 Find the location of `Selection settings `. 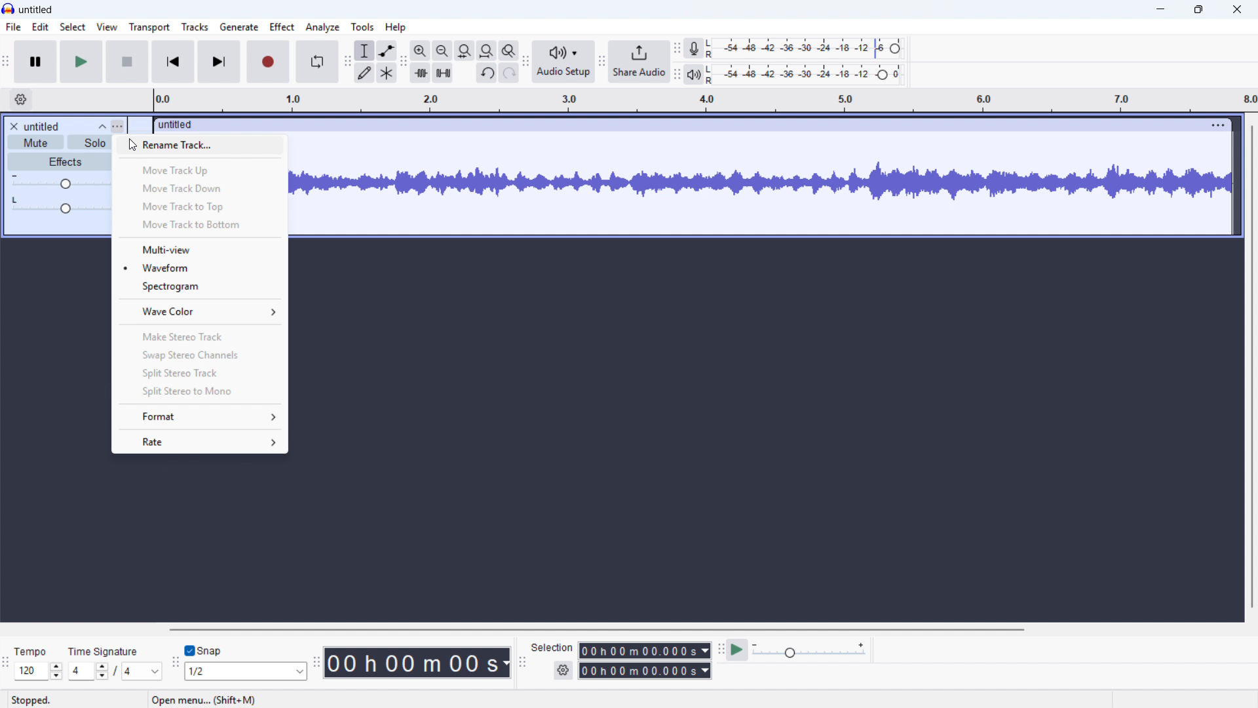

Selection settings  is located at coordinates (563, 670).